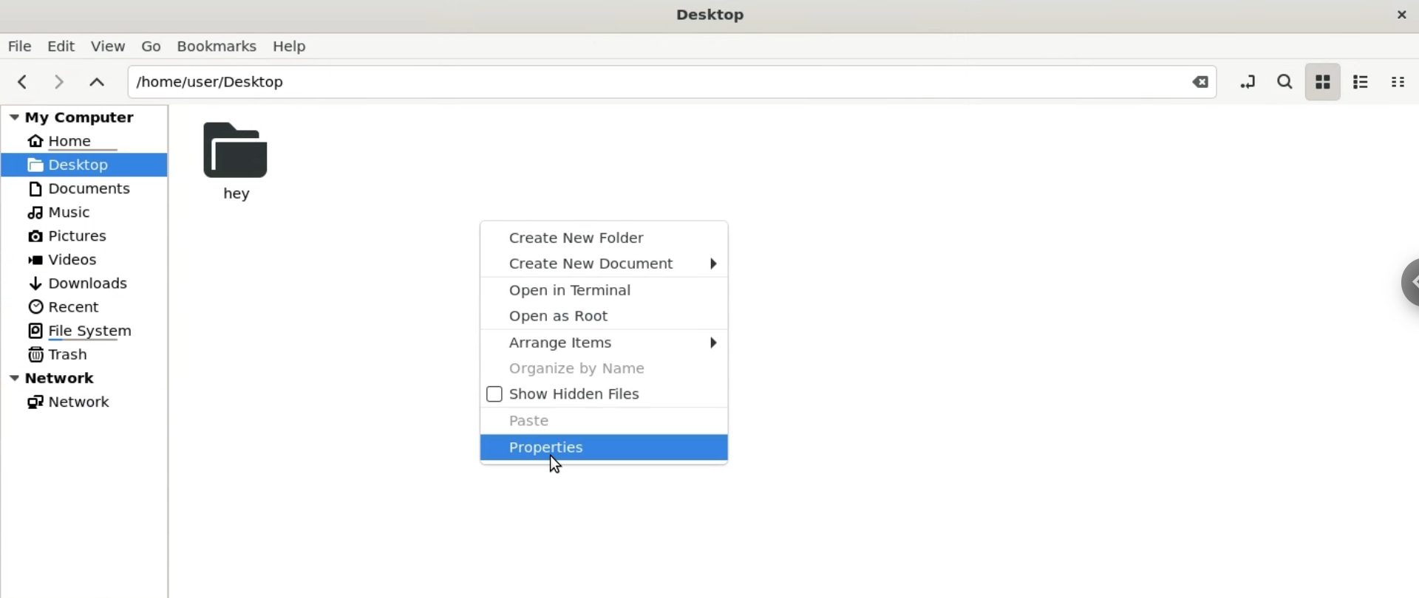  What do you see at coordinates (1368, 83) in the screenshot?
I see `list view` at bounding box center [1368, 83].